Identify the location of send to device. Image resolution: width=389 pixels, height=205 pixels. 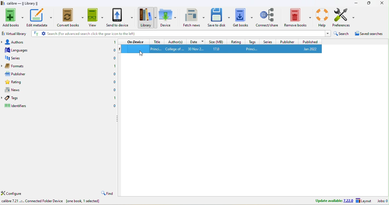
(120, 18).